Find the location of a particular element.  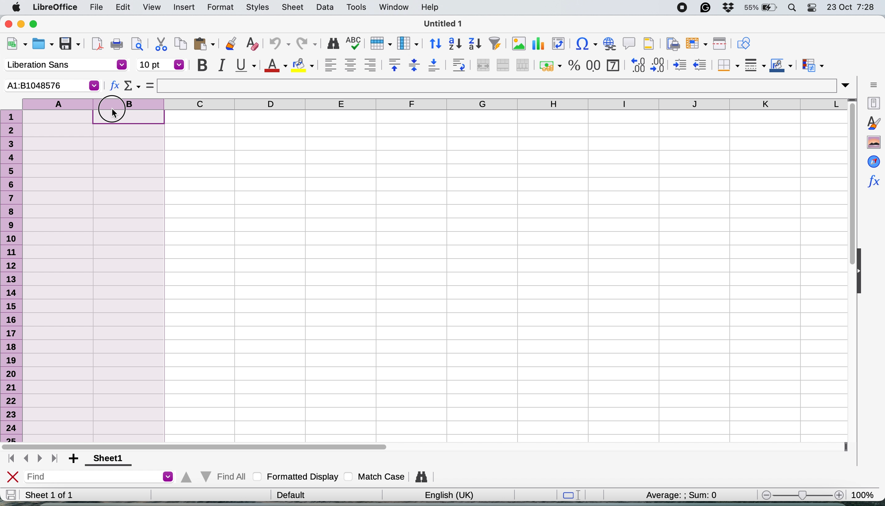

horizontal scroll bar is located at coordinates (198, 445).